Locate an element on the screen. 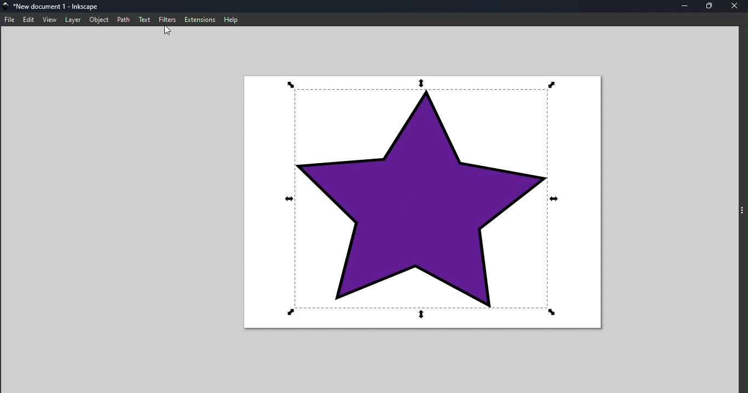 This screenshot has width=748, height=393. Canvas is located at coordinates (421, 204).